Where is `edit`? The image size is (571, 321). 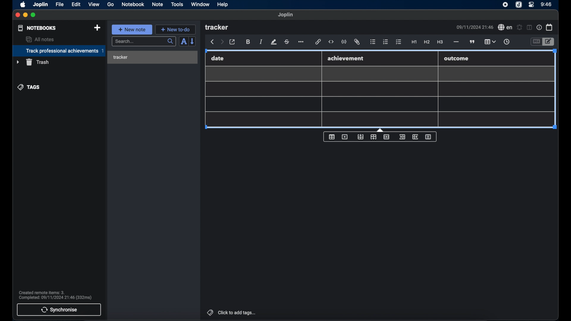 edit is located at coordinates (76, 4).